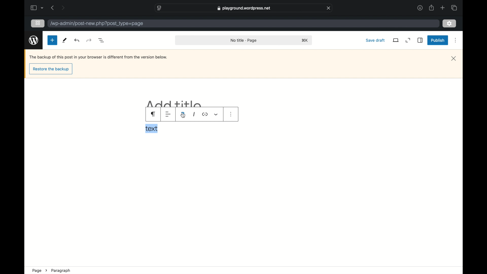 The width and height of the screenshot is (487, 274). I want to click on close, so click(329, 8).